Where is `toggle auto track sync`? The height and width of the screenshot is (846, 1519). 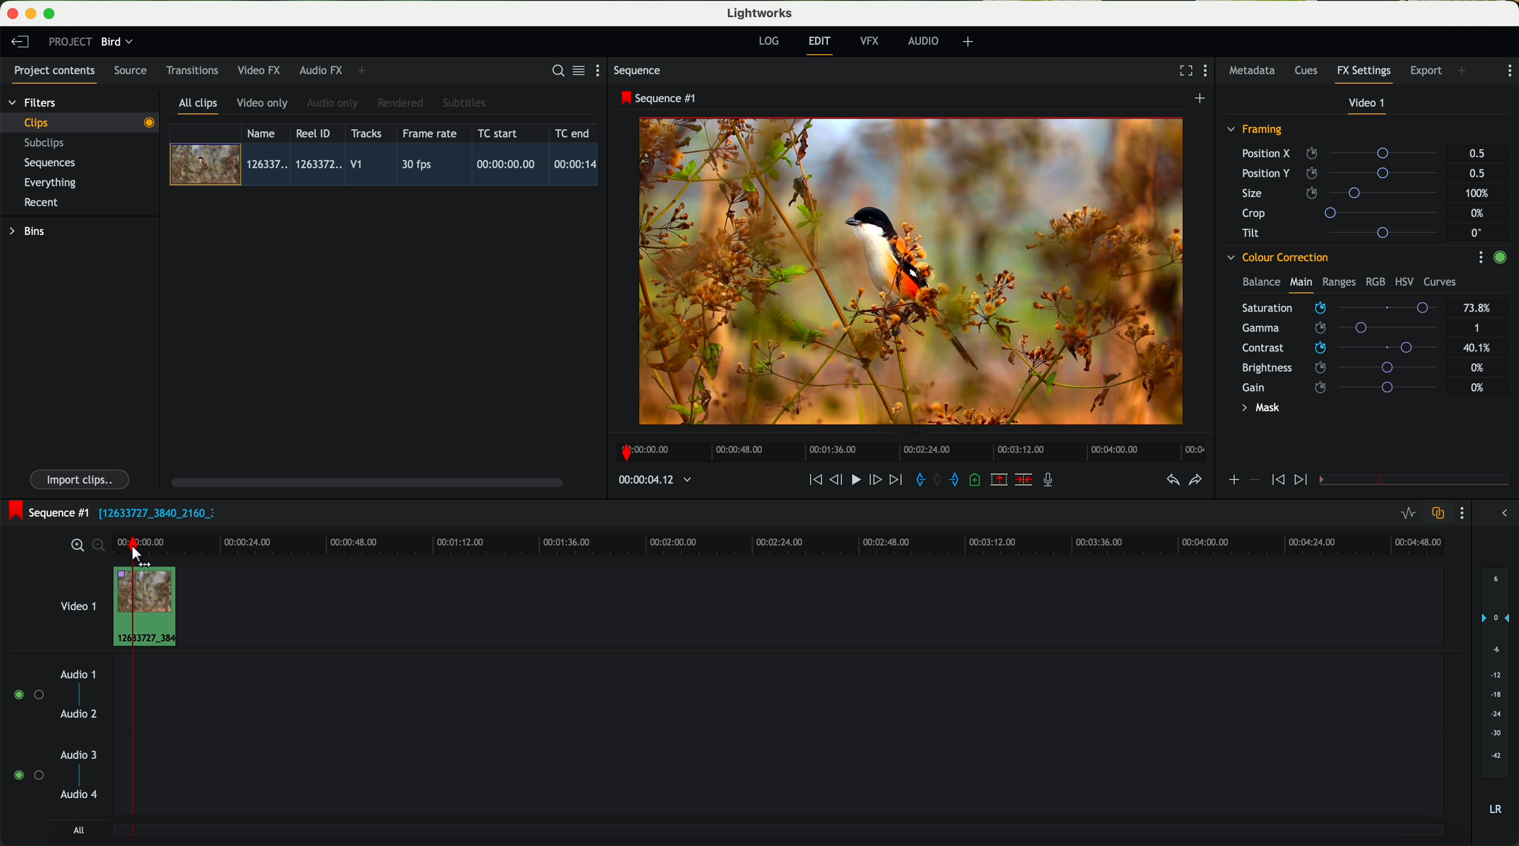
toggle auto track sync is located at coordinates (1435, 514).